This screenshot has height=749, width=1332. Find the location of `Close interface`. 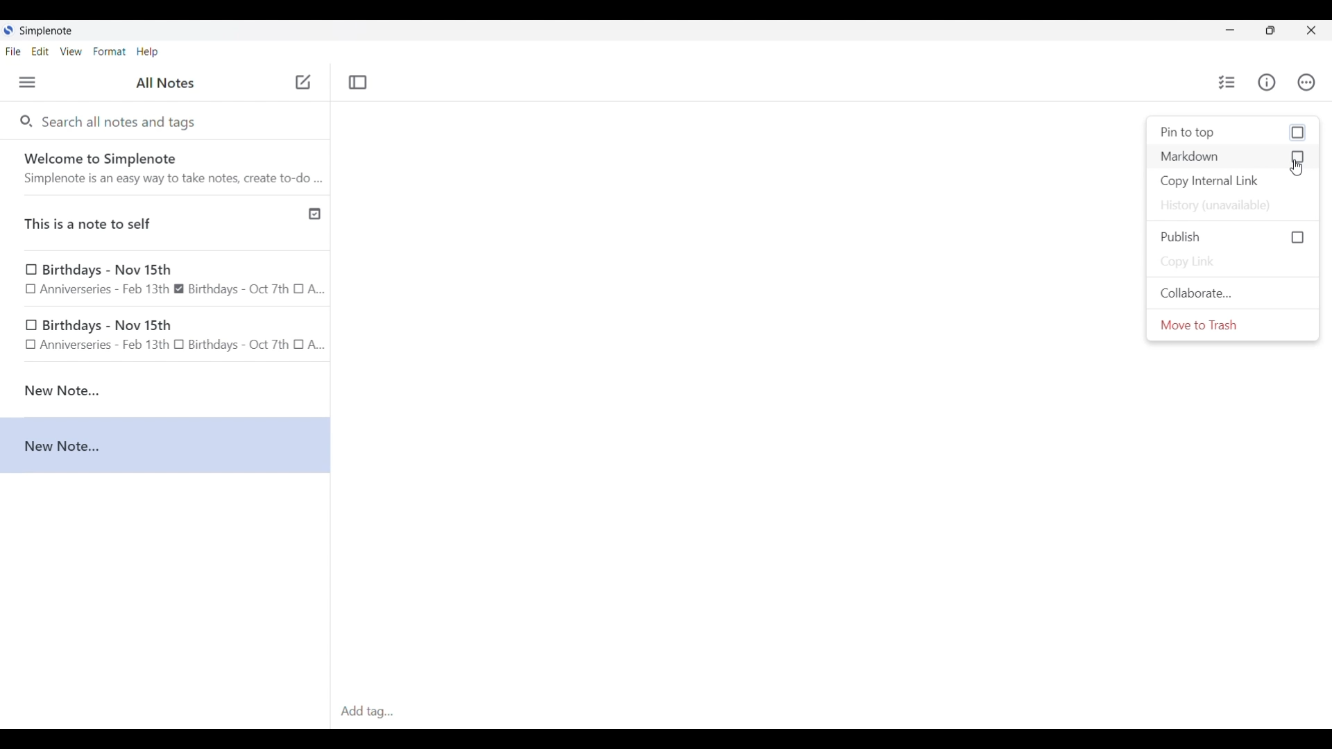

Close interface is located at coordinates (1311, 30).